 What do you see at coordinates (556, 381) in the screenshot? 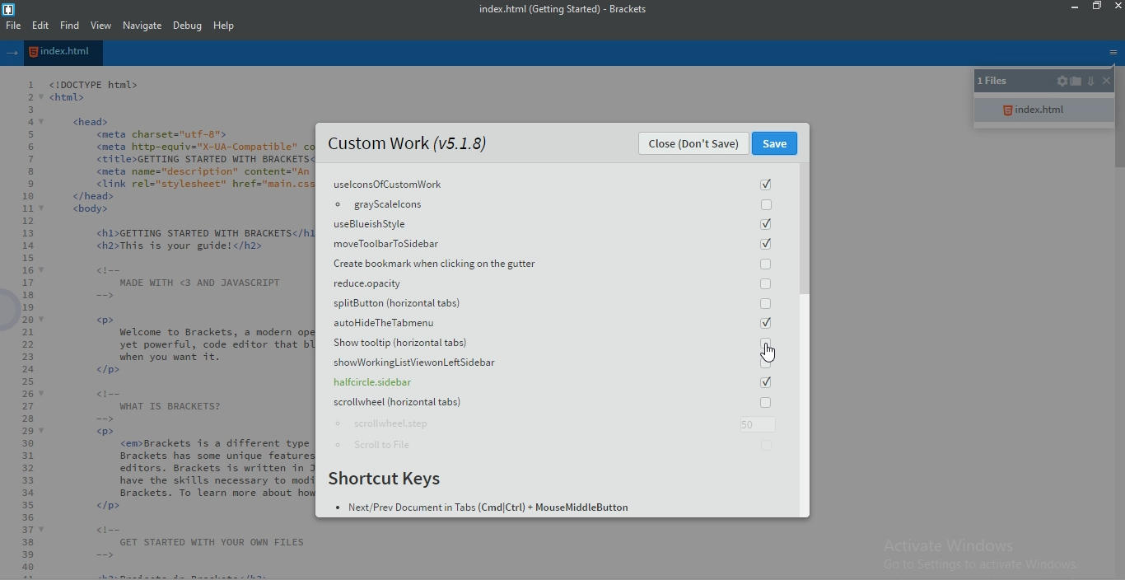
I see `halfcircle.sidebar` at bounding box center [556, 381].